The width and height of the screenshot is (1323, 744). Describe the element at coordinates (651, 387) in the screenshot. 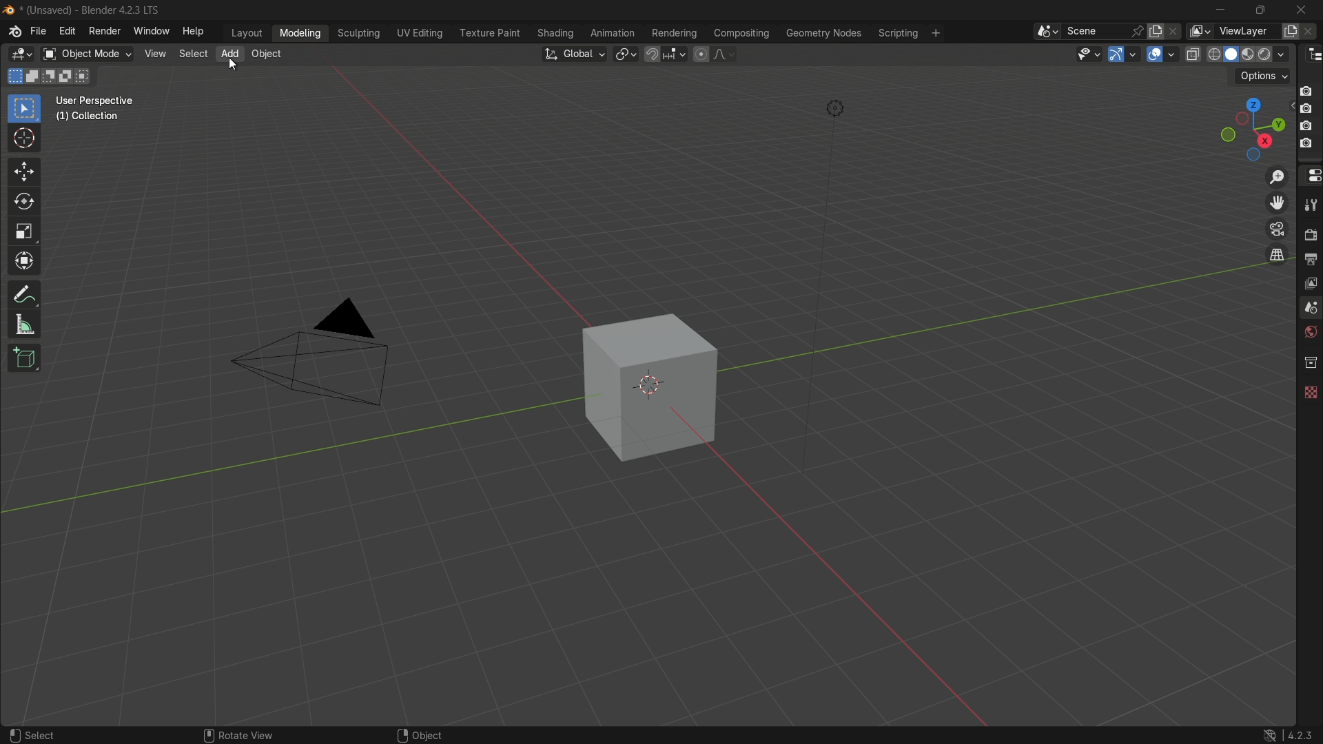

I see `cube` at that location.